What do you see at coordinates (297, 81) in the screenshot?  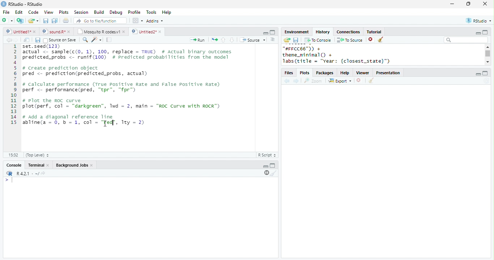 I see `forward` at bounding box center [297, 81].